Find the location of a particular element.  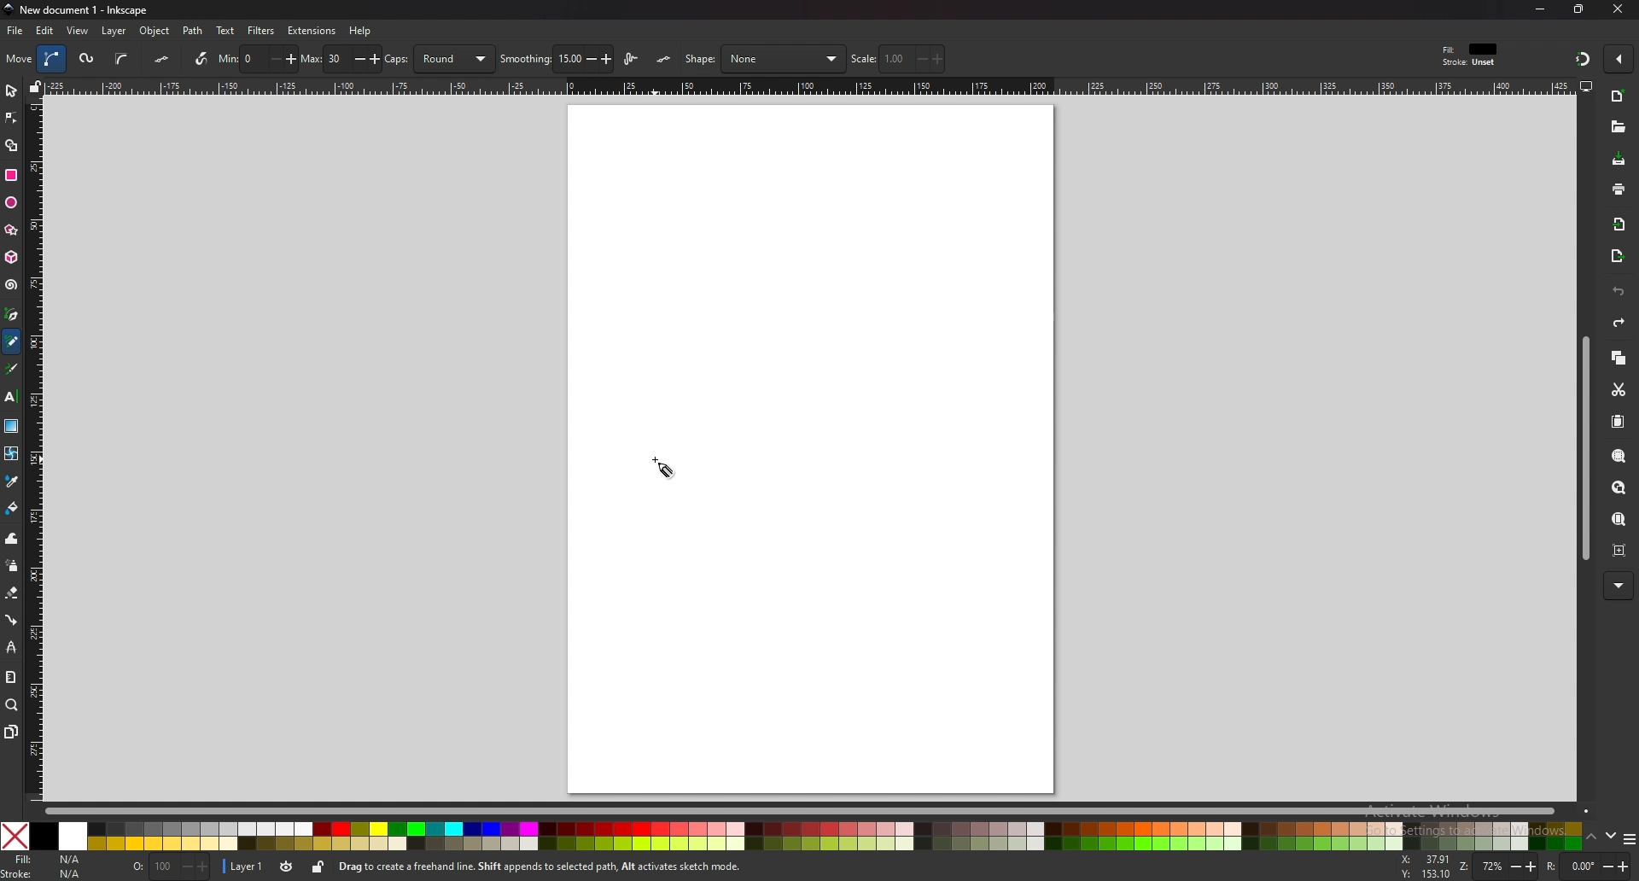

opacity is located at coordinates (171, 866).